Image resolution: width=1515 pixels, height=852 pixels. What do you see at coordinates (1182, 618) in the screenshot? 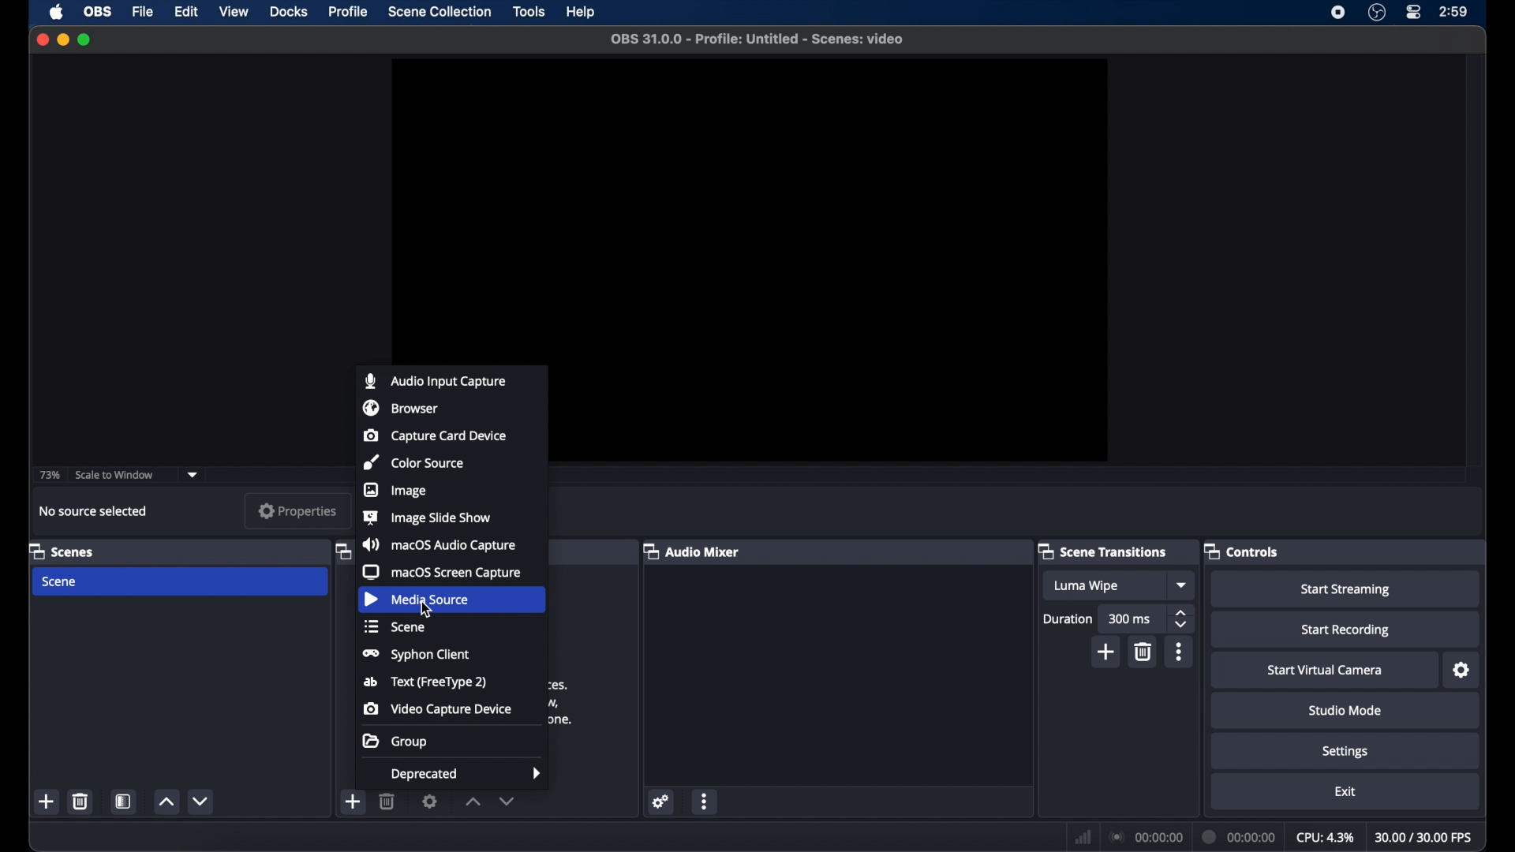
I see `stepper buttons` at bounding box center [1182, 618].